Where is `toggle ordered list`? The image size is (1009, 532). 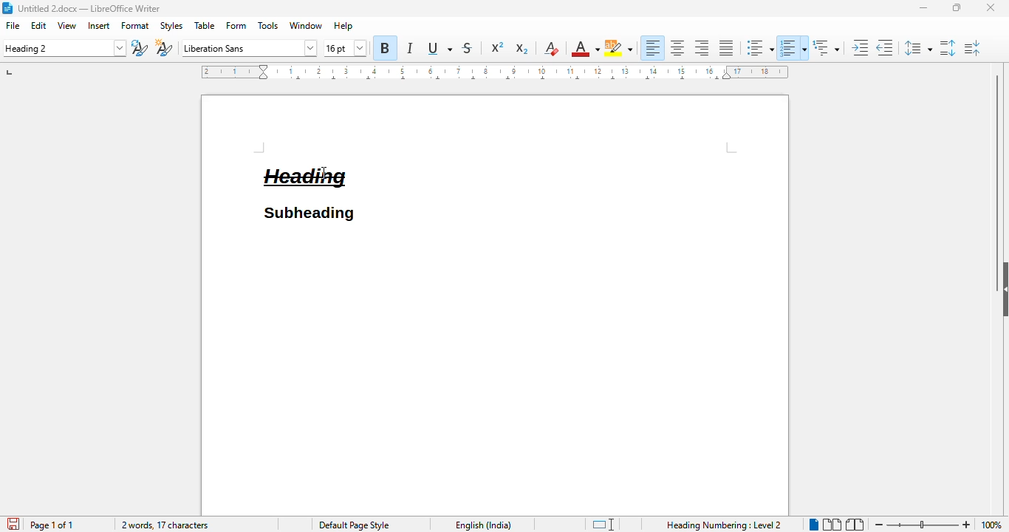
toggle ordered list is located at coordinates (793, 47).